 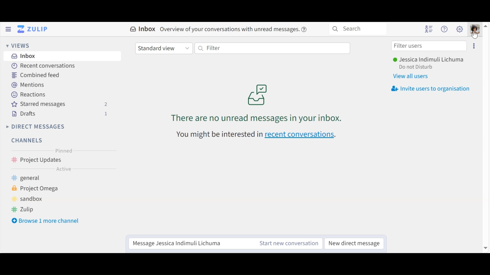 What do you see at coordinates (29, 141) in the screenshot?
I see `Channels` at bounding box center [29, 141].